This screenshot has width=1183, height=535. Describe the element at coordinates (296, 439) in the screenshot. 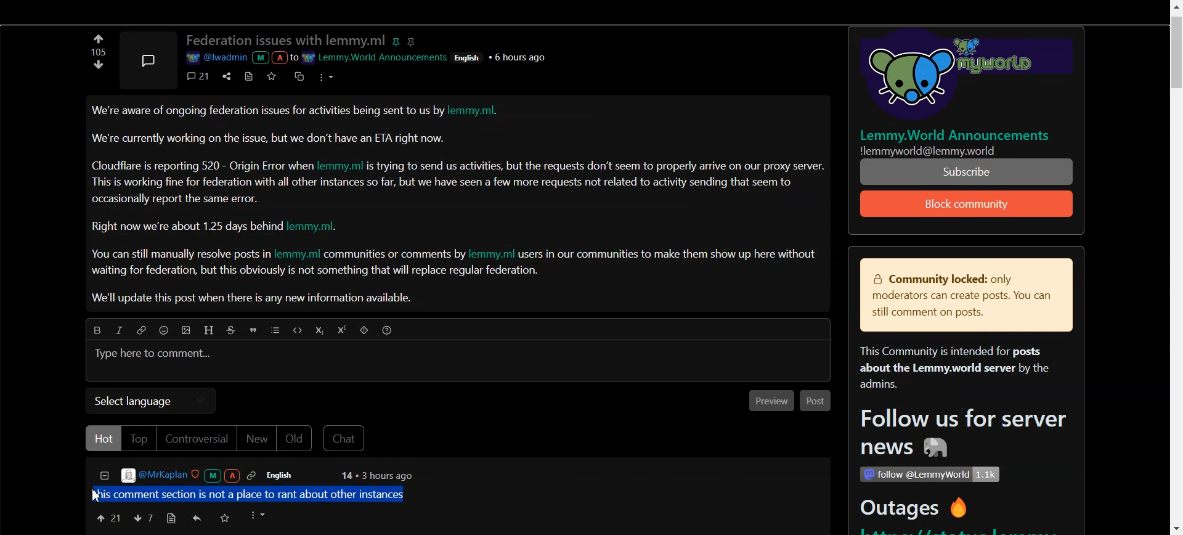

I see `Old` at that location.